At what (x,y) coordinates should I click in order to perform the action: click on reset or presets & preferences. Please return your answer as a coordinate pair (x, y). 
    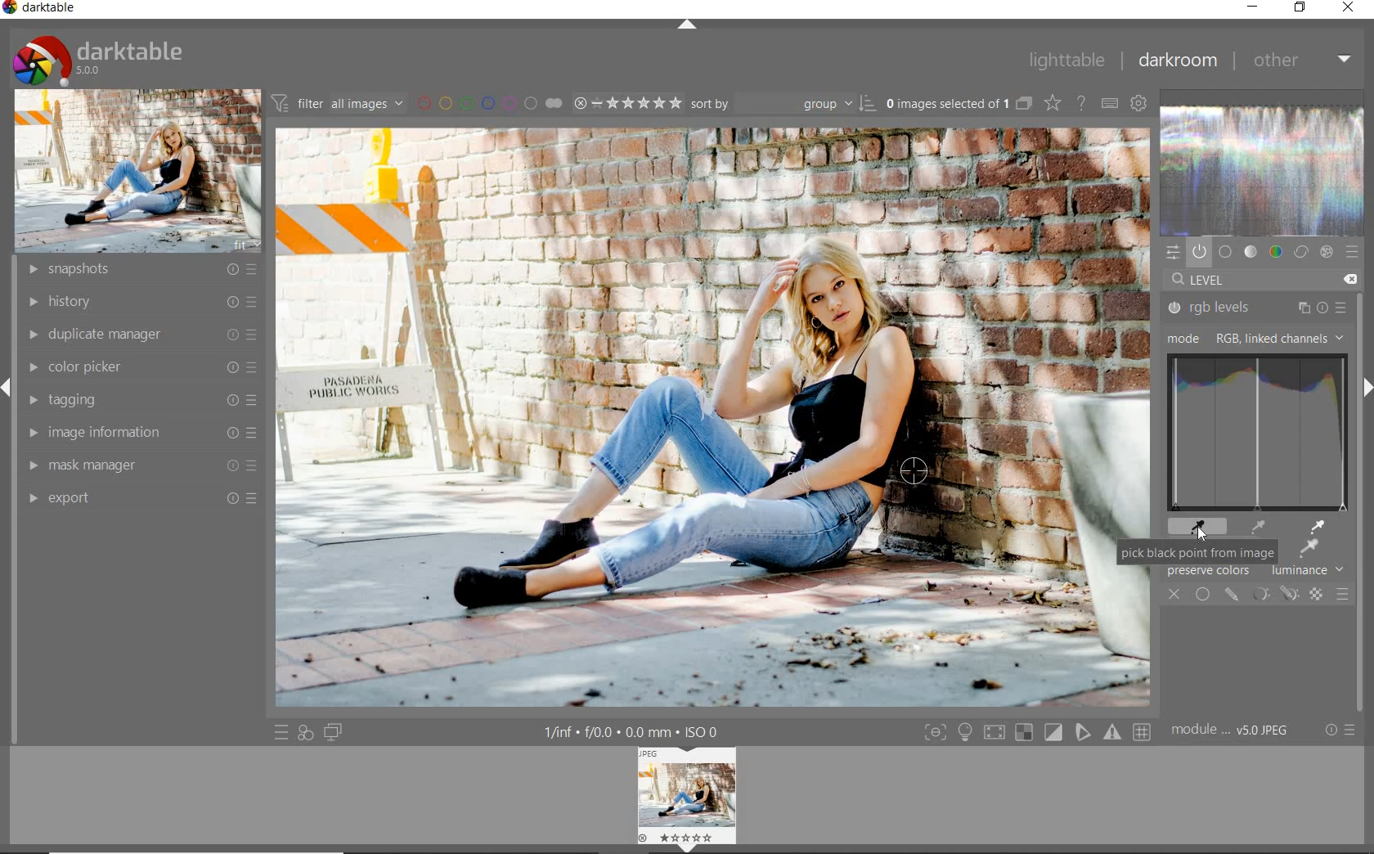
    Looking at the image, I should click on (1343, 730).